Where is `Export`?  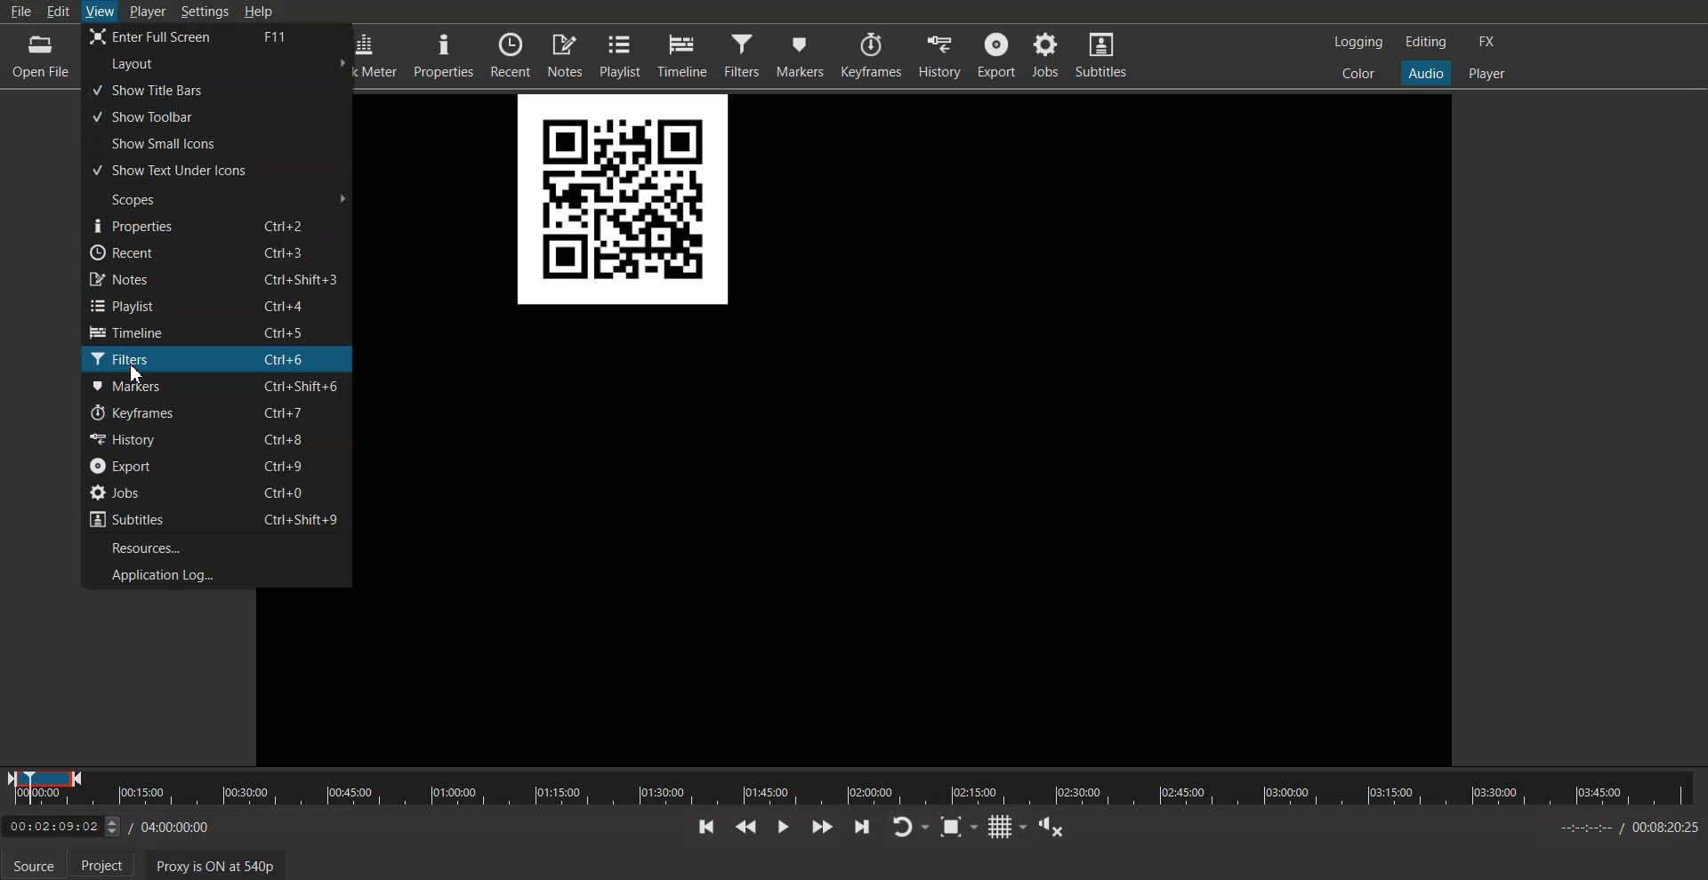 Export is located at coordinates (995, 56).